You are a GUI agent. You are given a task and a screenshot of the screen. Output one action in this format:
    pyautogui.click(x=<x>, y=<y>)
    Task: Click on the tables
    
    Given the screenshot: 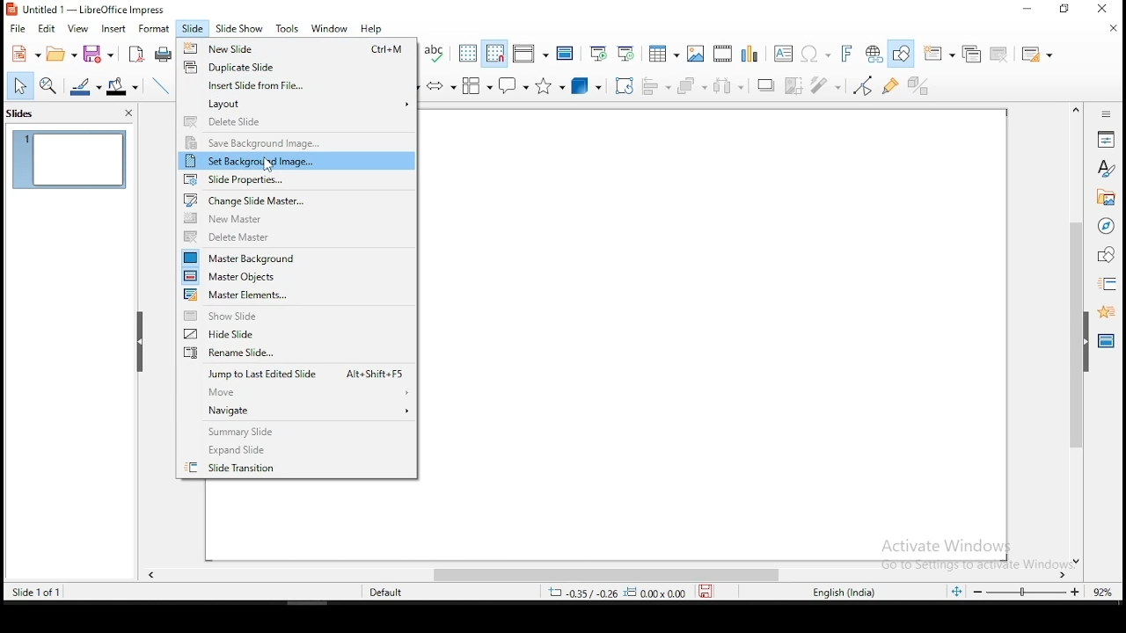 What is the action you would take?
    pyautogui.click(x=663, y=52)
    